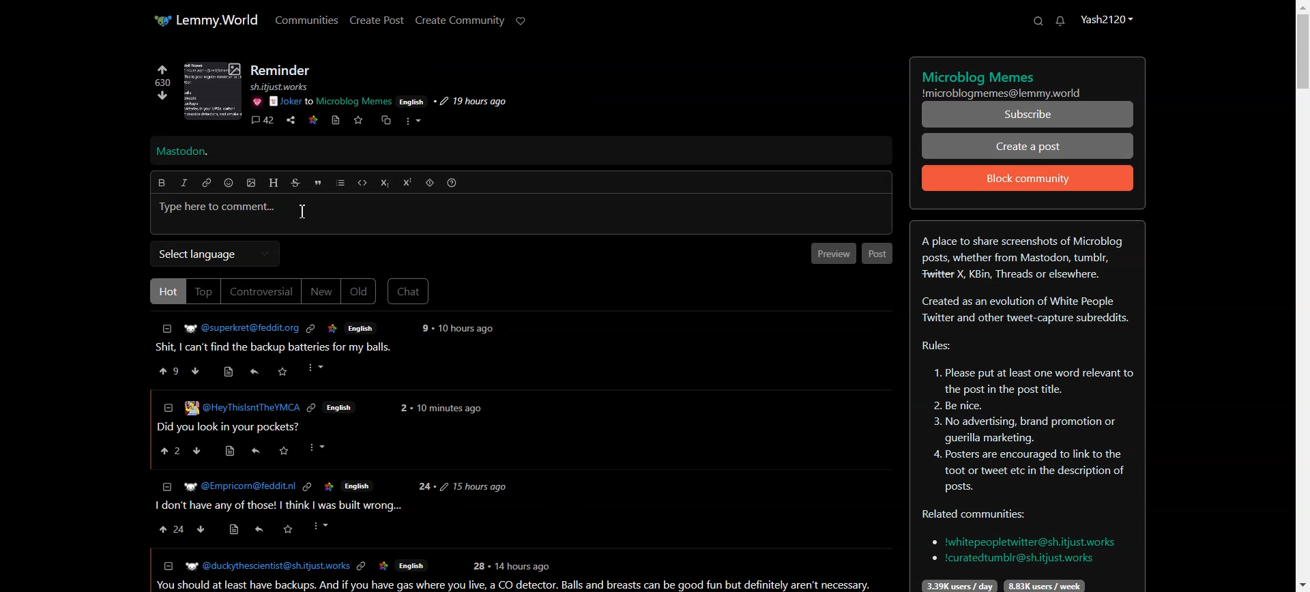 Image resolution: width=1310 pixels, height=592 pixels. I want to click on , so click(525, 565).